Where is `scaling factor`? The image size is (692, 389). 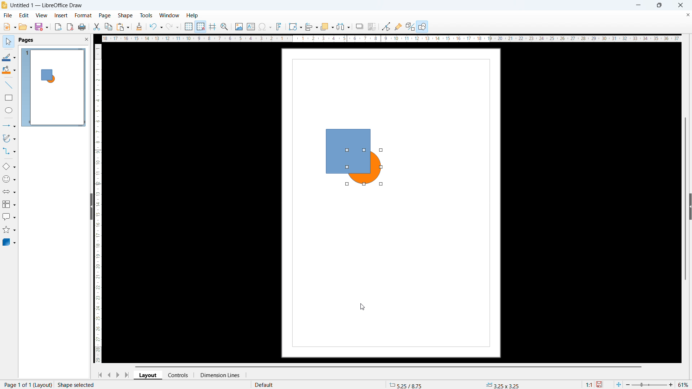
scaling factor is located at coordinates (589, 385).